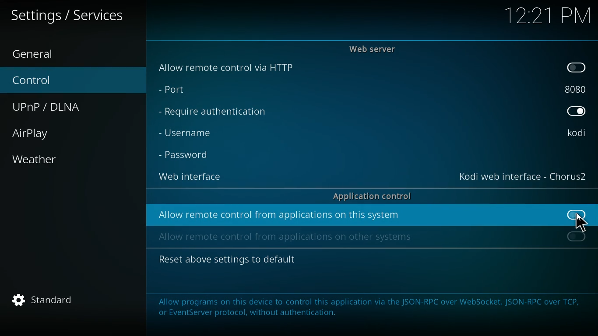 The image size is (598, 336). Describe the element at coordinates (70, 107) in the screenshot. I see `upnp / dlna` at that location.